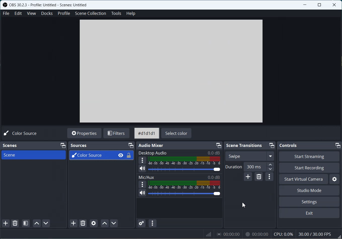 This screenshot has width=342, height=239. What do you see at coordinates (143, 169) in the screenshot?
I see `Mute / Unmute` at bounding box center [143, 169].